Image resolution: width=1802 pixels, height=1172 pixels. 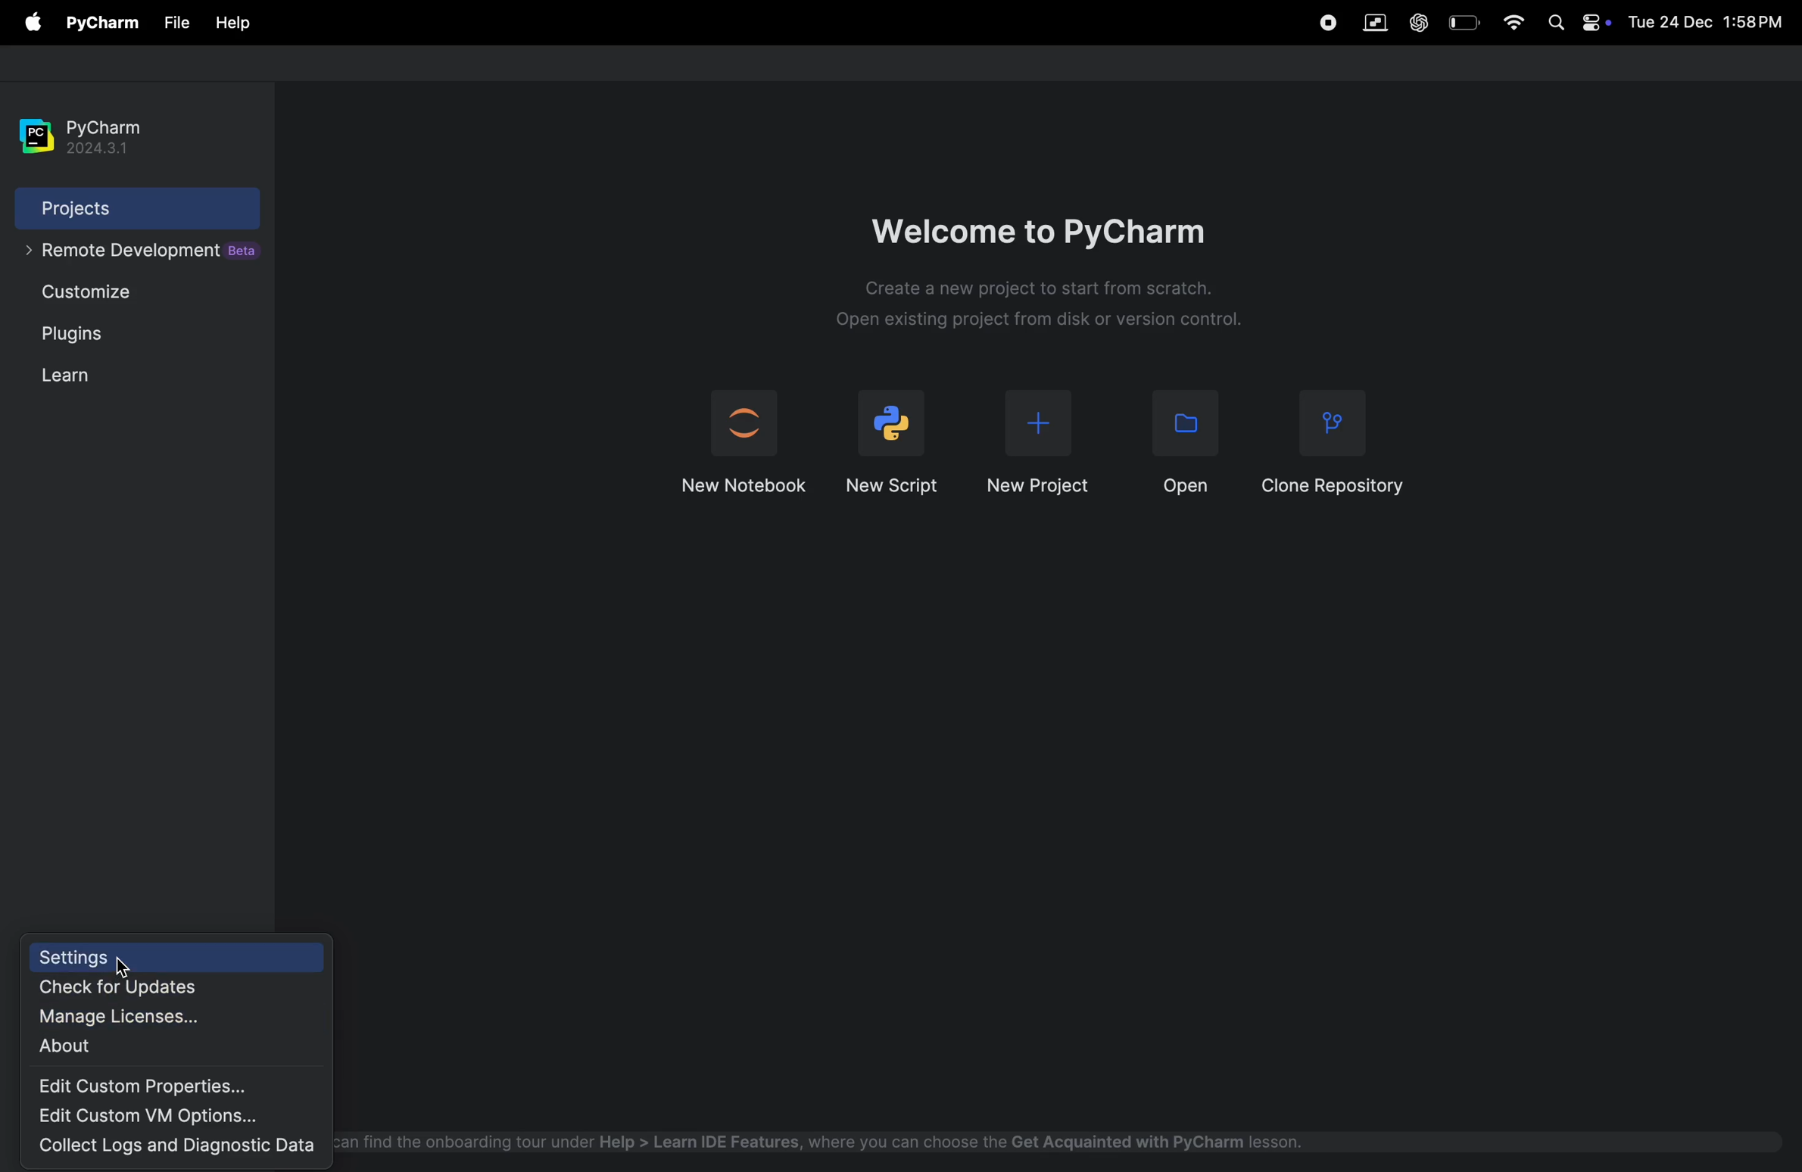 What do you see at coordinates (1513, 25) in the screenshot?
I see `wifi` at bounding box center [1513, 25].